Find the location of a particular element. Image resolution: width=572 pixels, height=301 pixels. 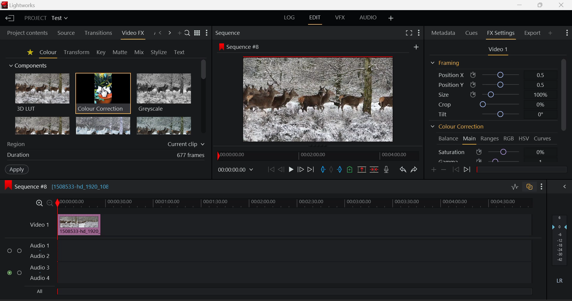

Audio 3 is located at coordinates (40, 268).